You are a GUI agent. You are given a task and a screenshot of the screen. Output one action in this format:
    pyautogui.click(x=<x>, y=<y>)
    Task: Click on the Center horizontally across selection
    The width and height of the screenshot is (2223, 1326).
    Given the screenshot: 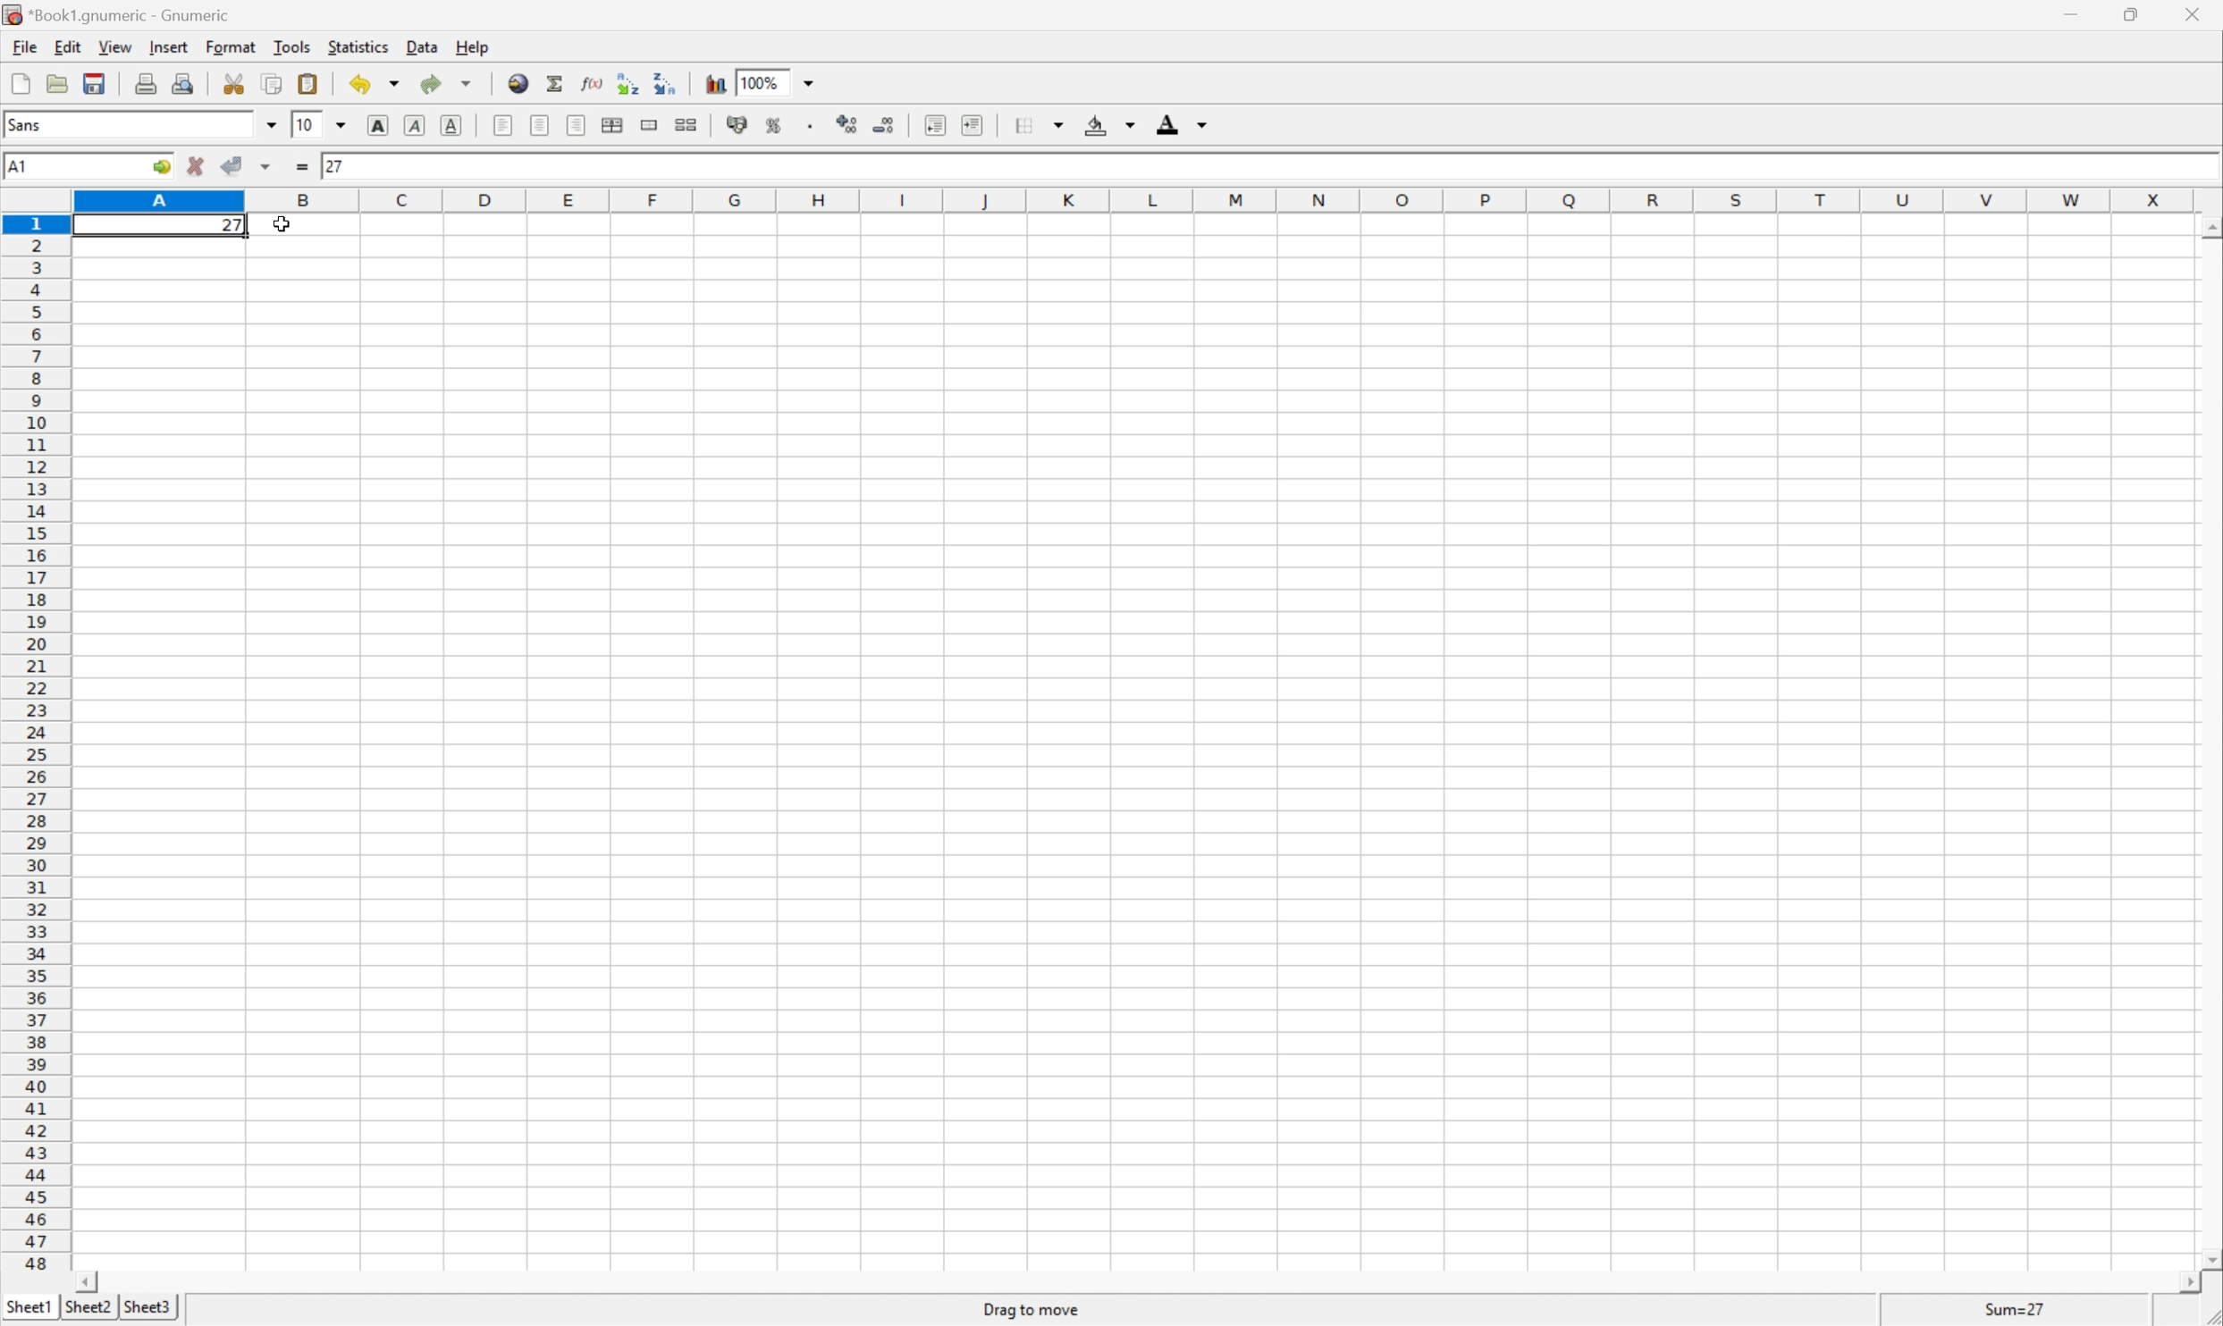 What is the action you would take?
    pyautogui.click(x=611, y=124)
    